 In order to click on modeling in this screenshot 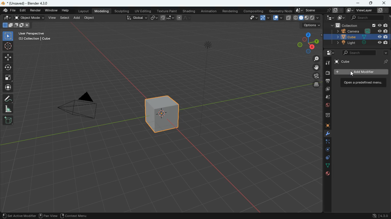, I will do `click(101, 11)`.